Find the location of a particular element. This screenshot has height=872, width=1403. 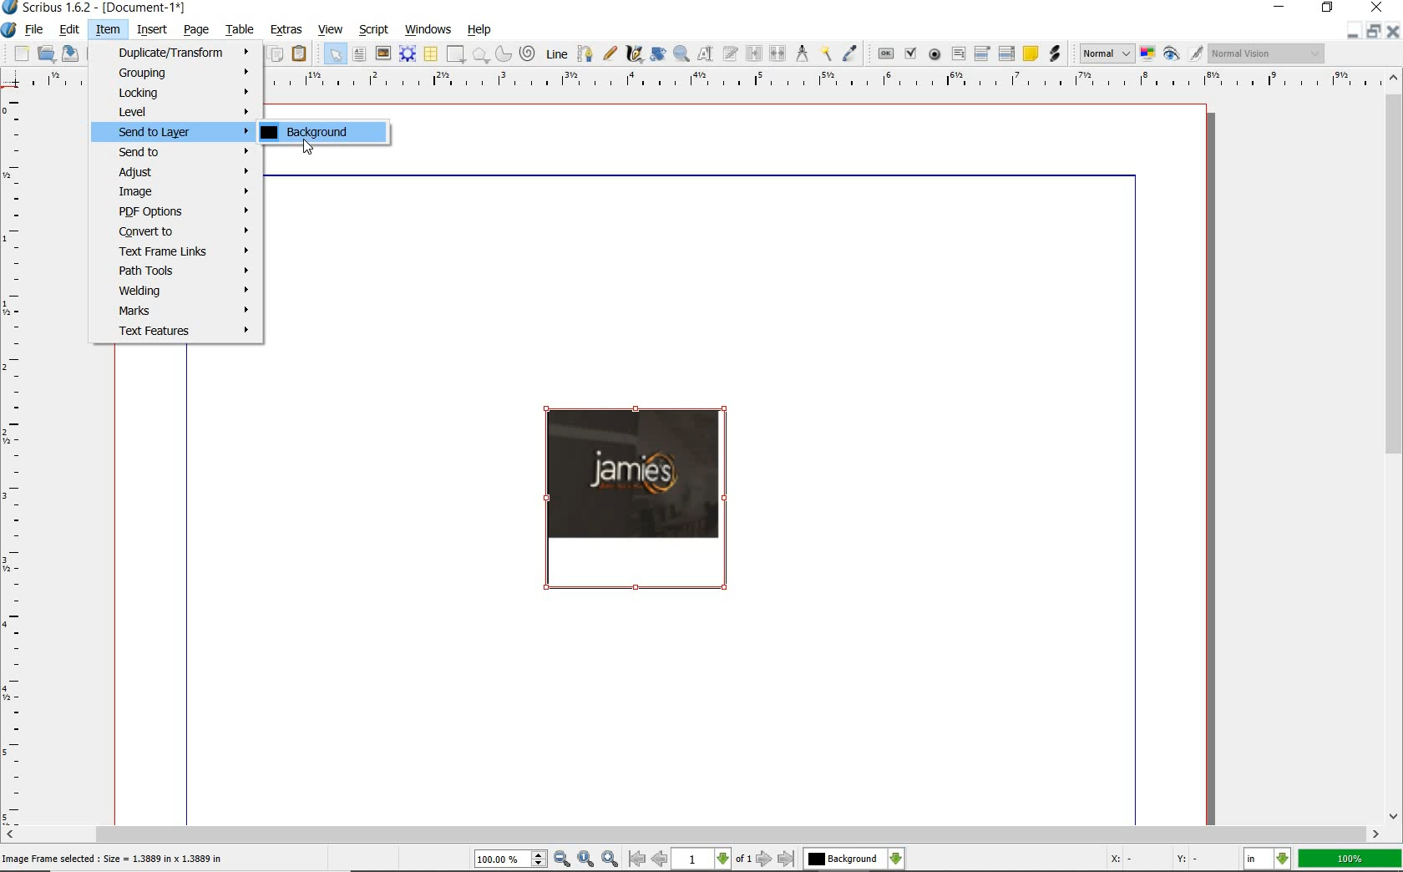

Cursor Coordinates is located at coordinates (1164, 861).